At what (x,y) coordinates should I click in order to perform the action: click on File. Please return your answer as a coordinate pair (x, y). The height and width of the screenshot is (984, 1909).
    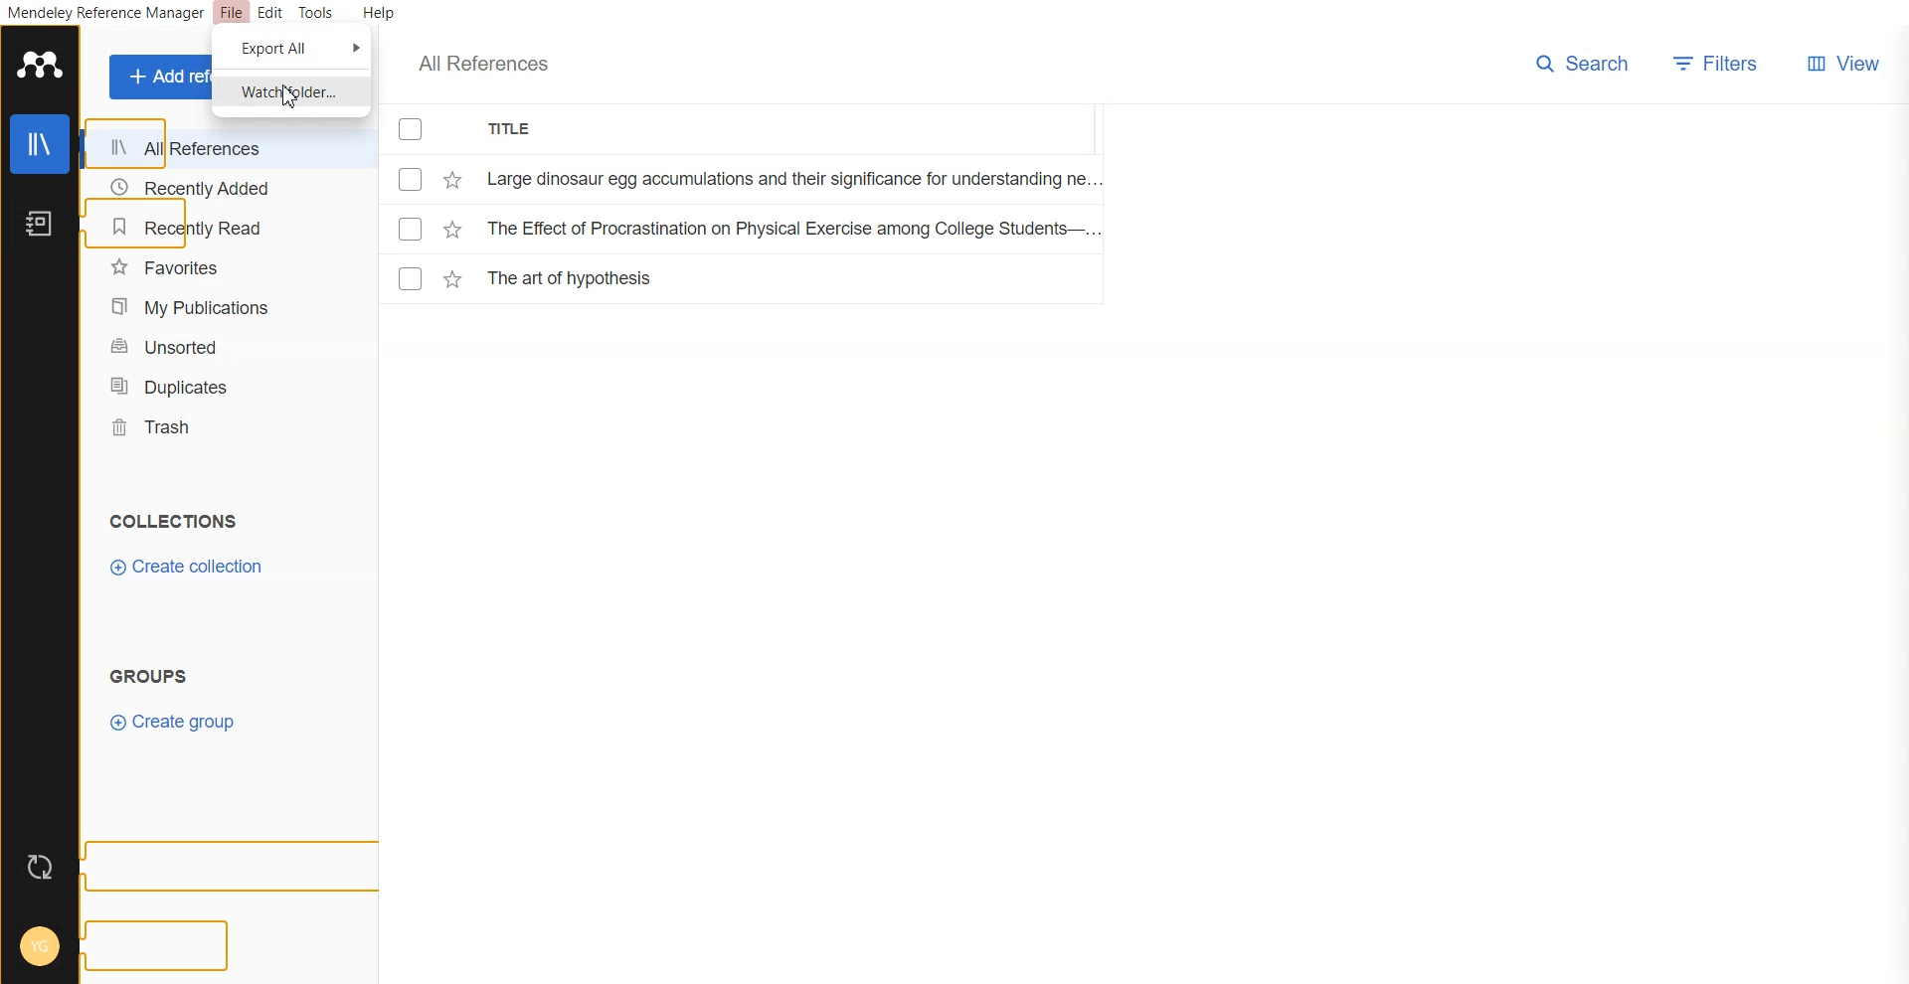
    Looking at the image, I should click on (749, 227).